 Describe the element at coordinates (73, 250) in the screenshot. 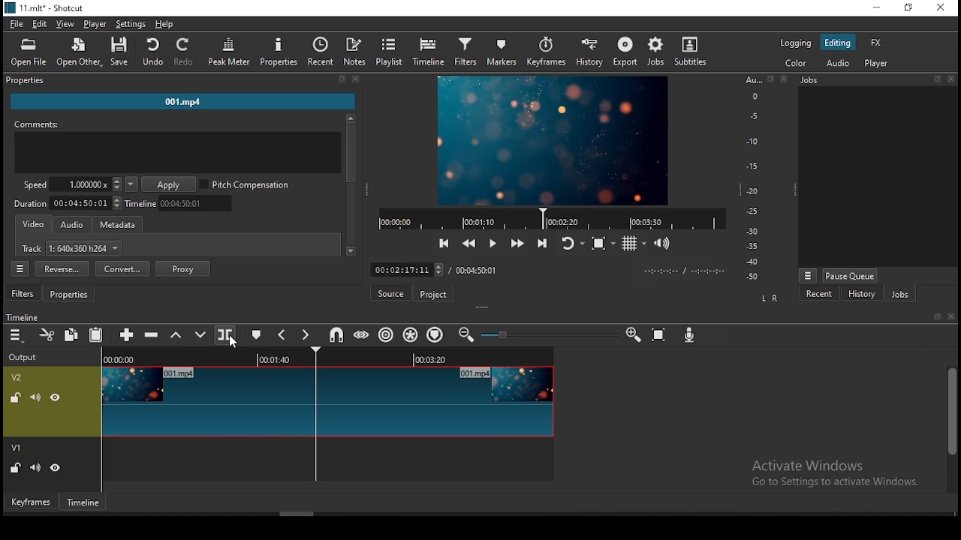

I see `track` at that location.